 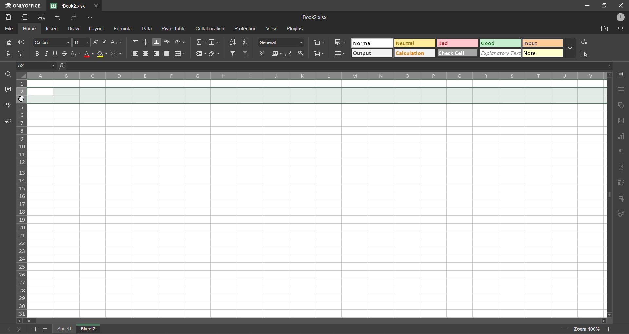 What do you see at coordinates (117, 53) in the screenshot?
I see `borders` at bounding box center [117, 53].